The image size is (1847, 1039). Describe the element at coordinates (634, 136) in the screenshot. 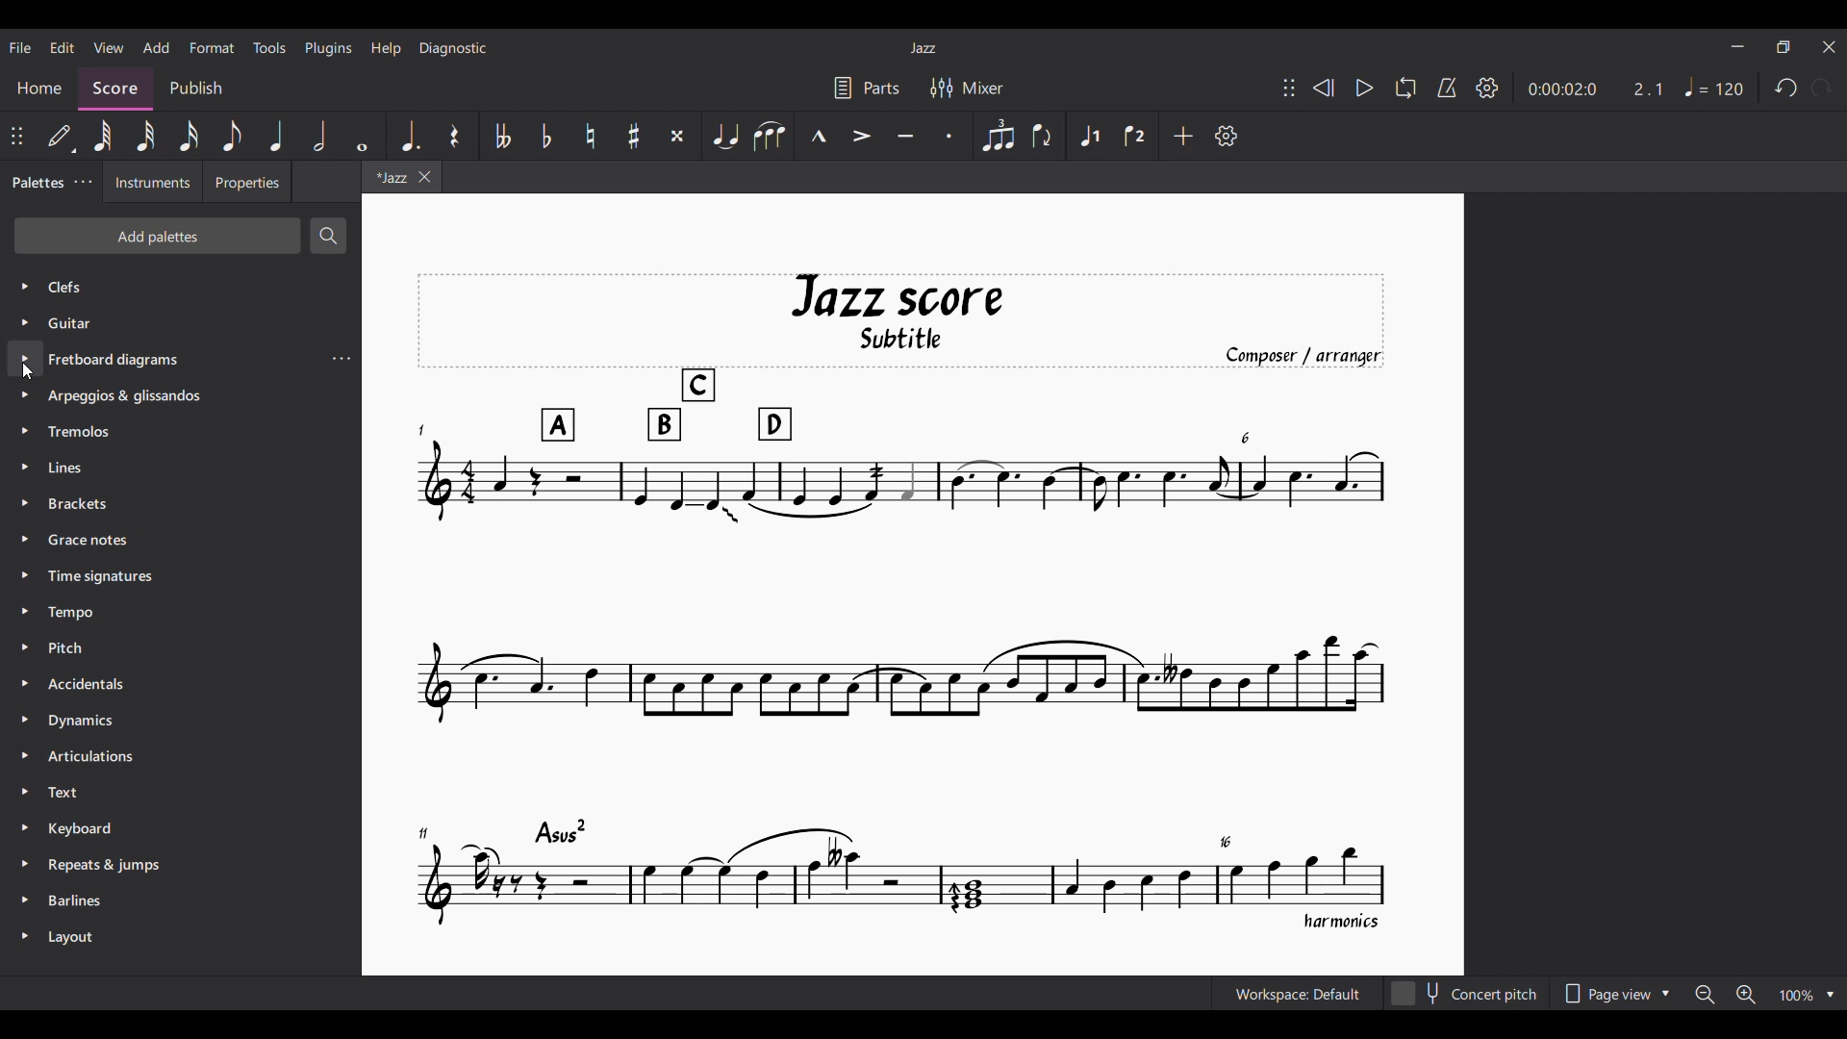

I see `Toggle sharp` at that location.